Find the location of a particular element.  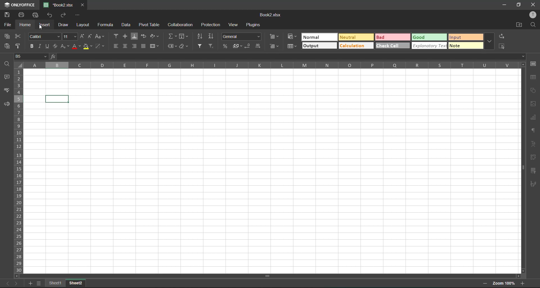

justified is located at coordinates (145, 47).